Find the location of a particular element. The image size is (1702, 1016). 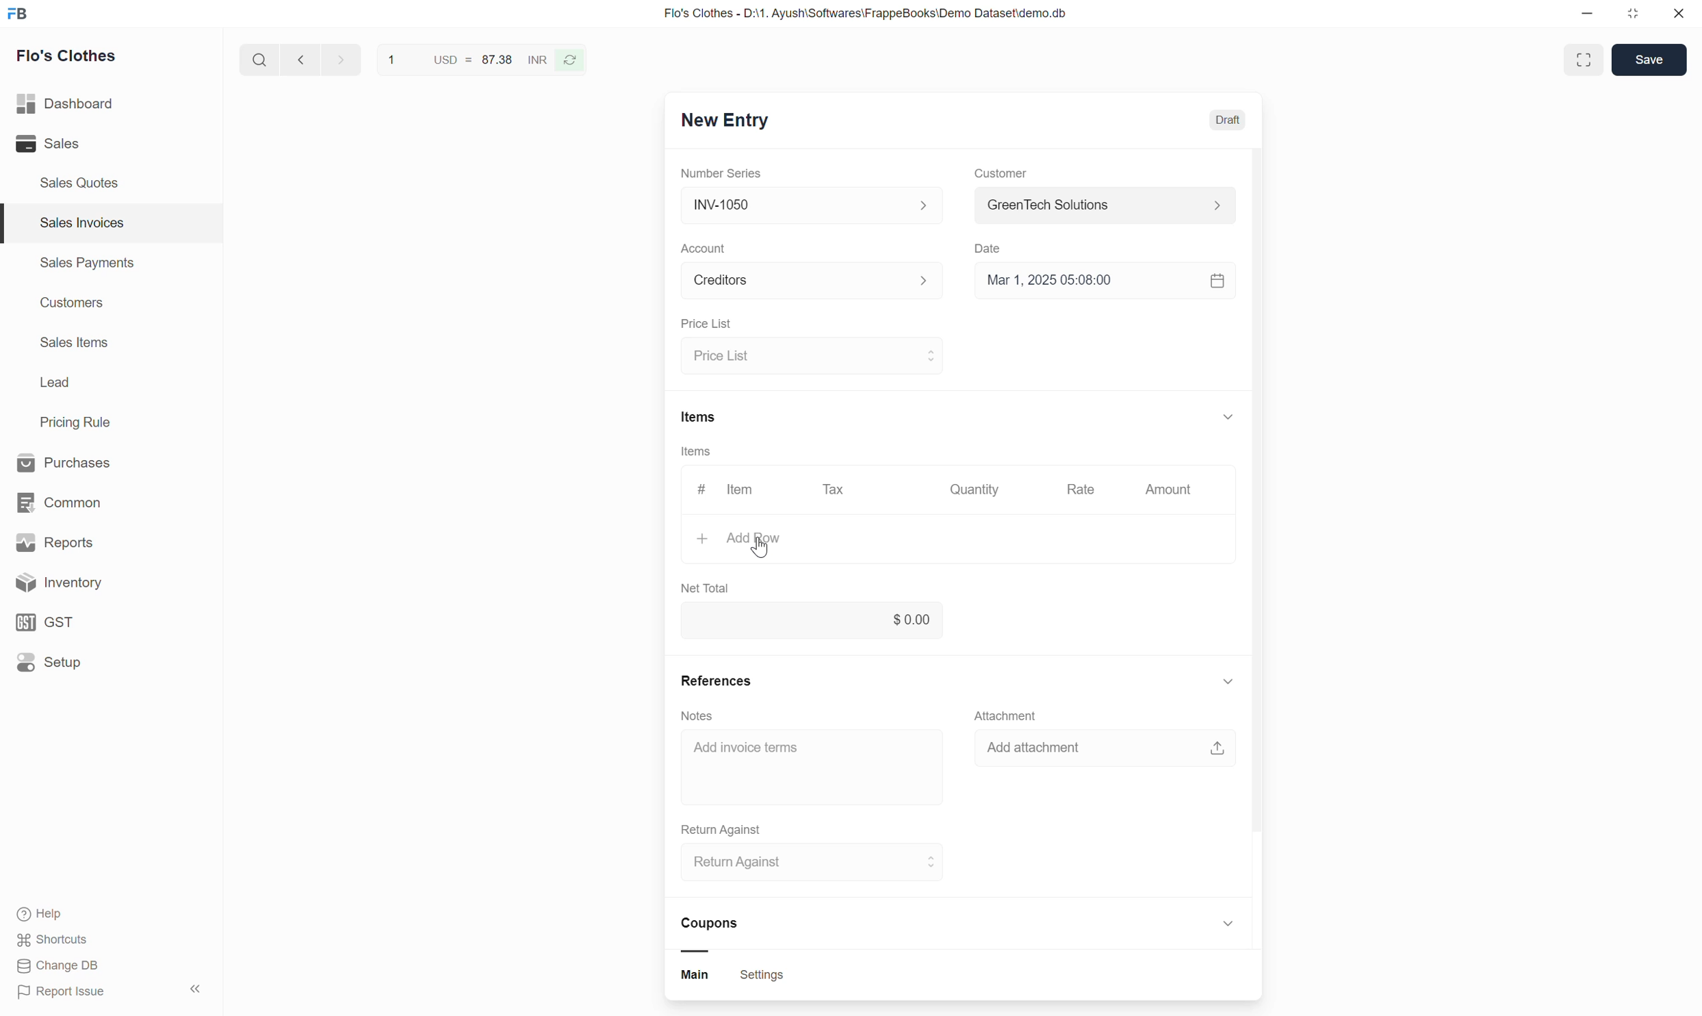

Item is located at coordinates (742, 490).